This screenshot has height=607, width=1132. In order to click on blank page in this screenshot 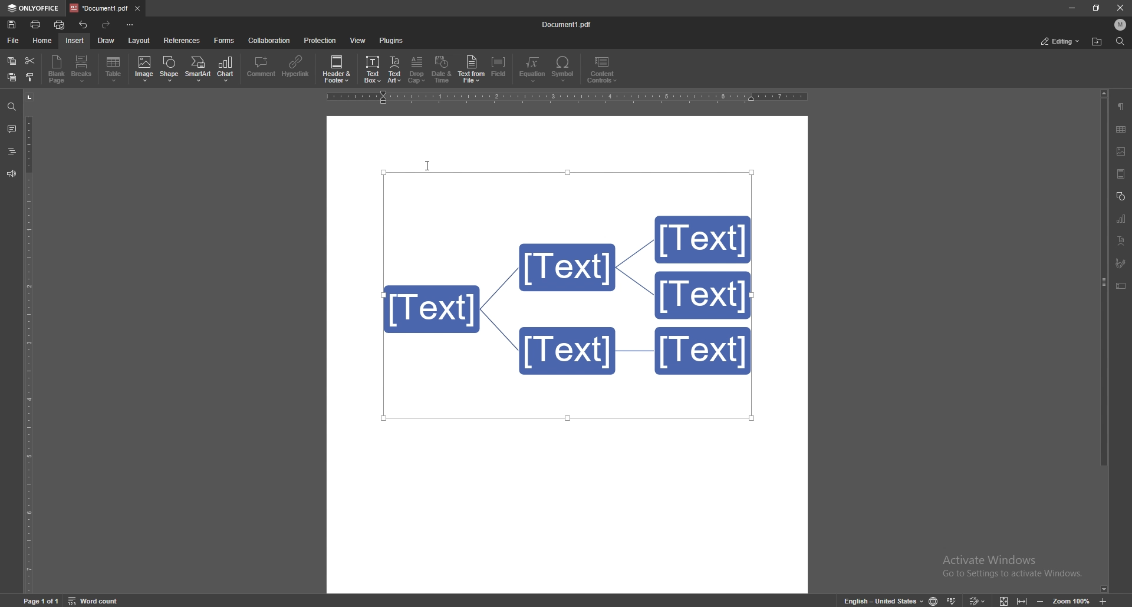, I will do `click(57, 69)`.